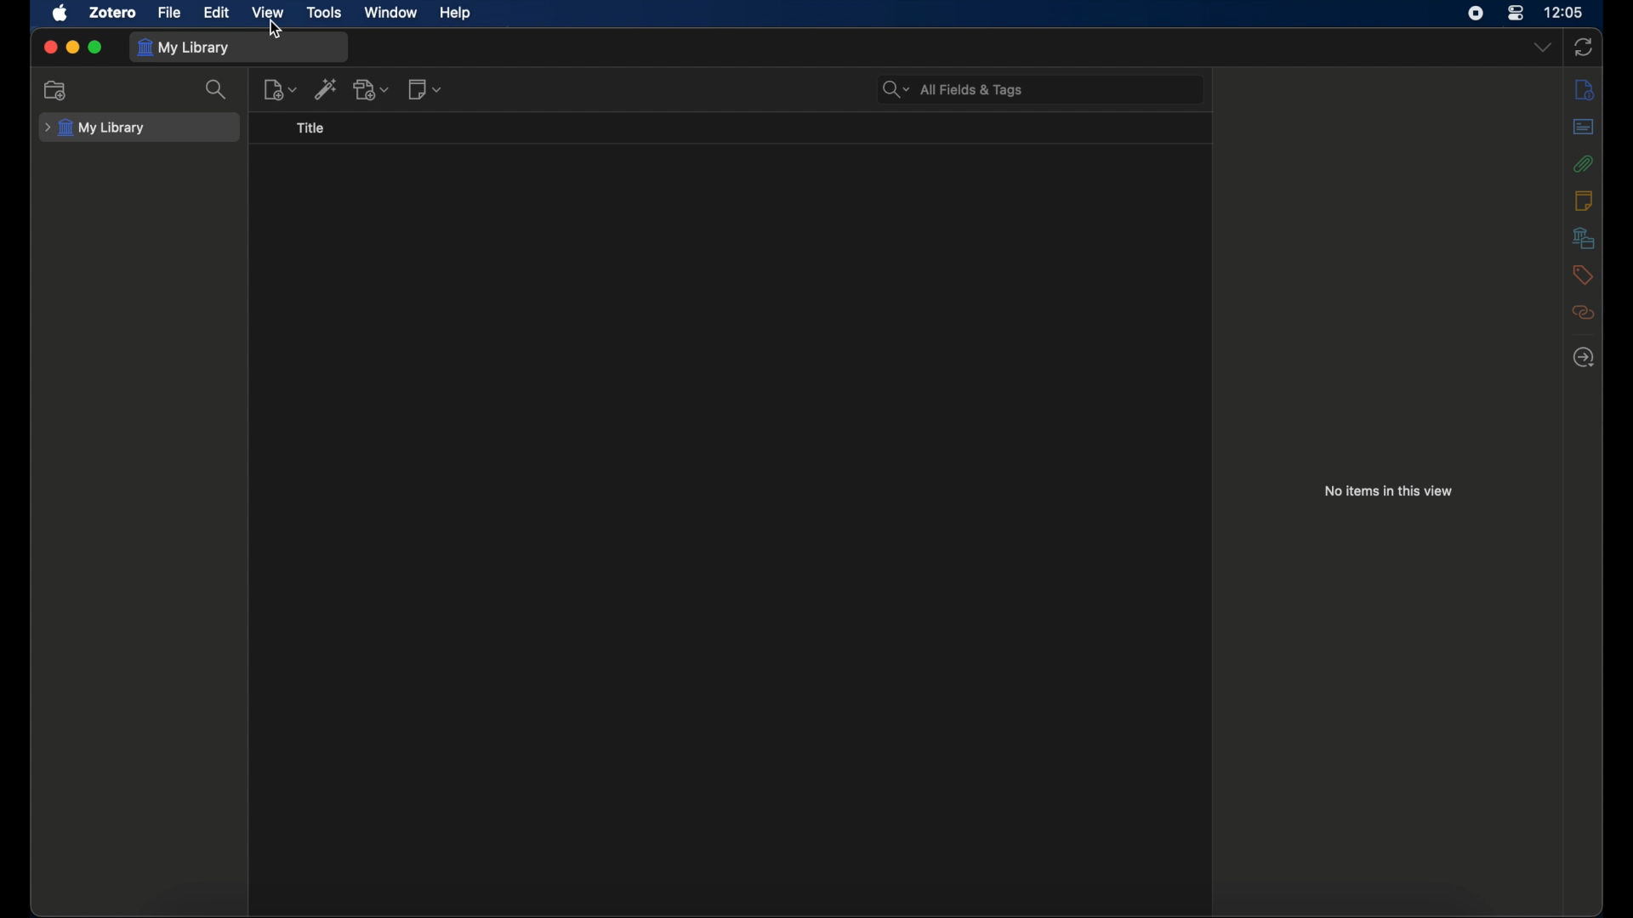 Image resolution: width=1633 pixels, height=918 pixels. What do you see at coordinates (373, 90) in the screenshot?
I see `add attachments` at bounding box center [373, 90].